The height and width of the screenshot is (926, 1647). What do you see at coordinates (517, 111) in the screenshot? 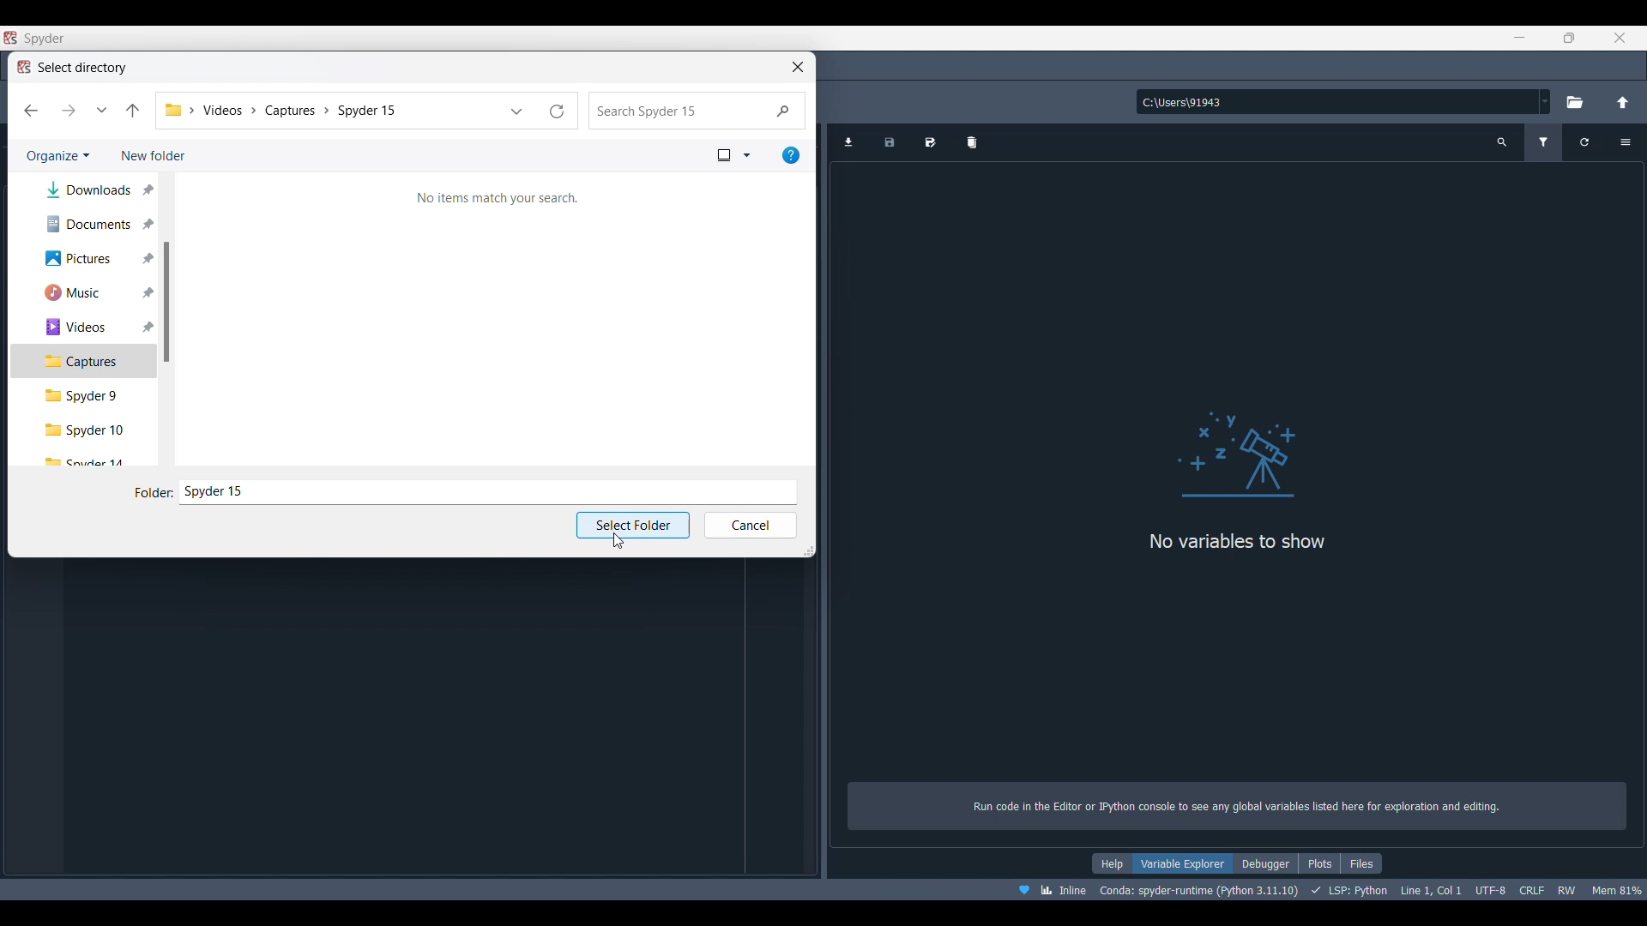
I see `Location options` at bounding box center [517, 111].